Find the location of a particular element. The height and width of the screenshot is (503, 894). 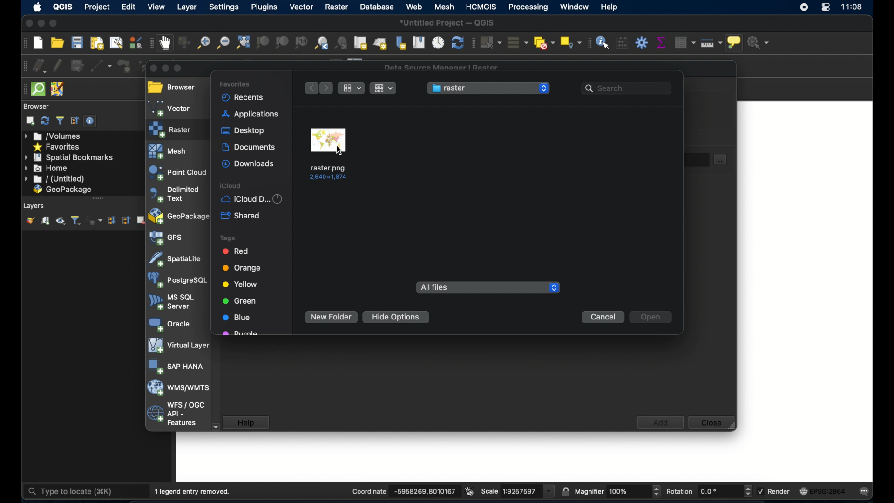

project is located at coordinates (97, 7).